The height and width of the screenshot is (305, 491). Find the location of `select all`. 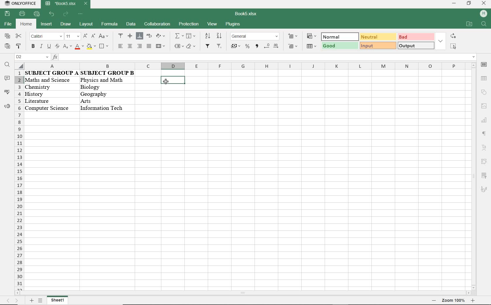

select all is located at coordinates (453, 46).